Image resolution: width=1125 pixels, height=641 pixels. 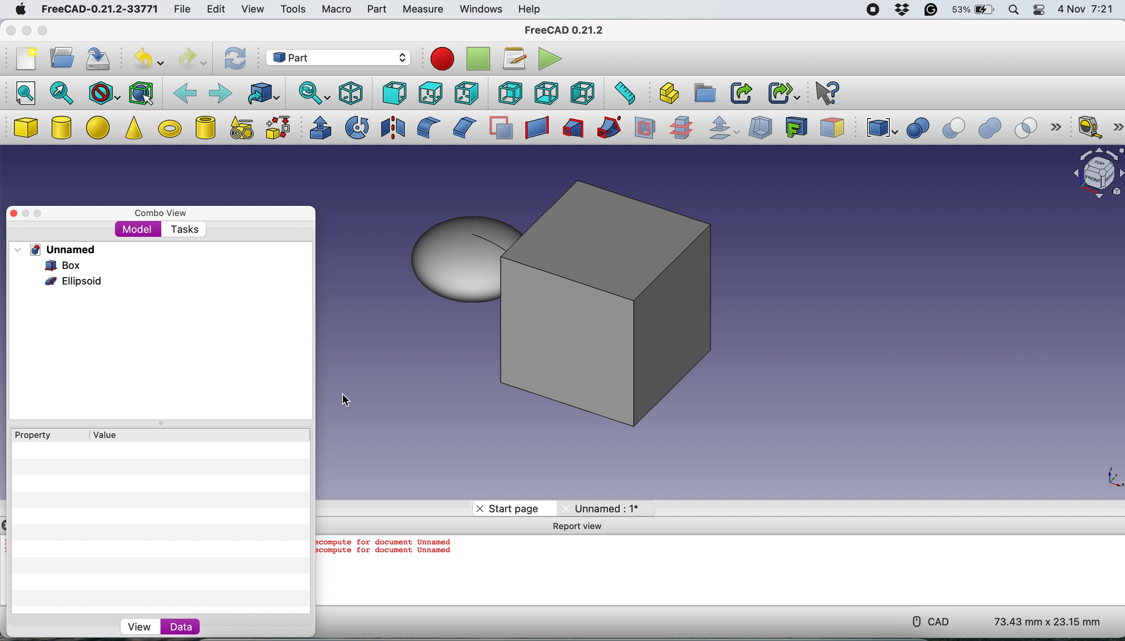 What do you see at coordinates (183, 10) in the screenshot?
I see `file` at bounding box center [183, 10].